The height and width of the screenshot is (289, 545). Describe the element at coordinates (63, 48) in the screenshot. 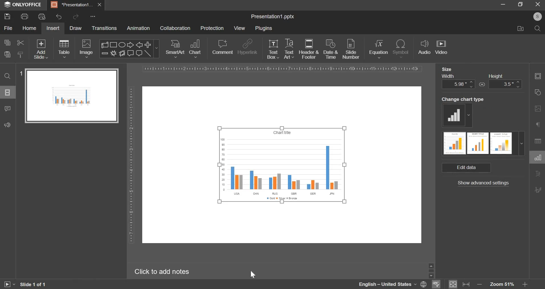

I see `table` at that location.